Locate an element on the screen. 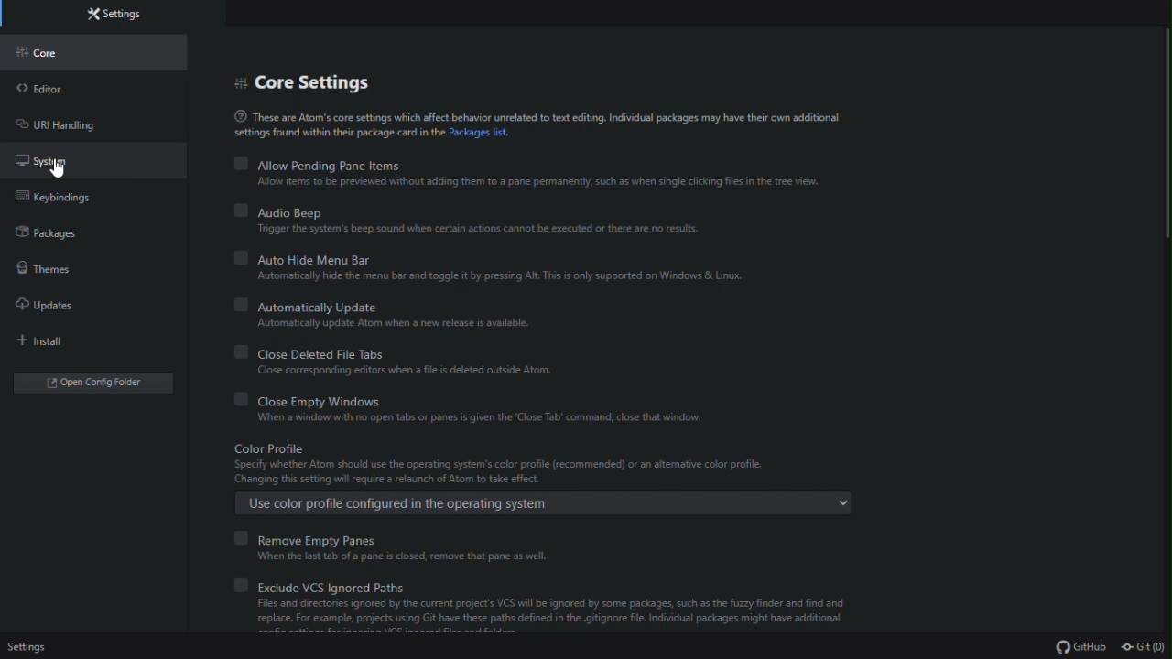 Image resolution: width=1172 pixels, height=659 pixels. Core settings is located at coordinates (312, 80).